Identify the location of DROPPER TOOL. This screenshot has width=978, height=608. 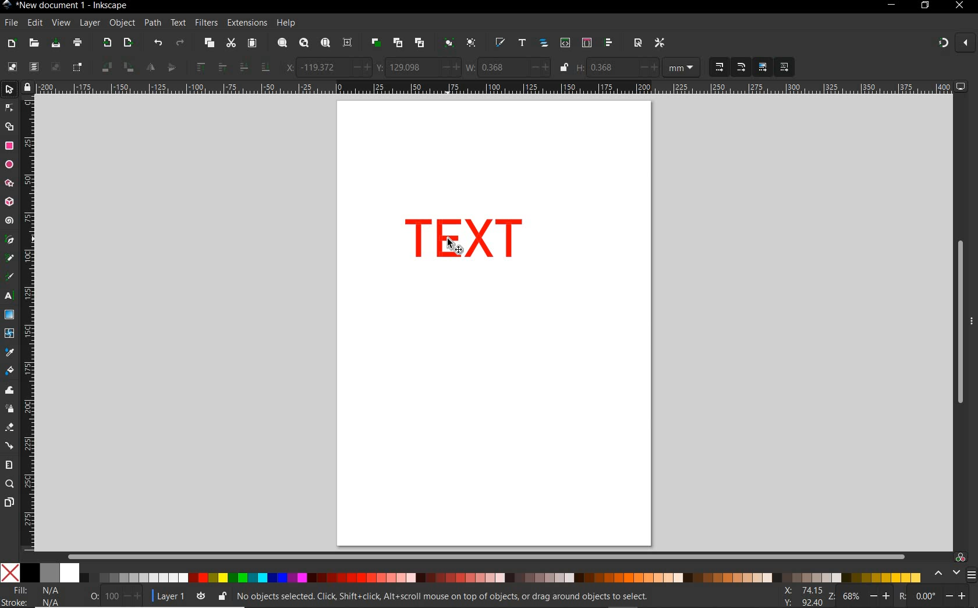
(9, 353).